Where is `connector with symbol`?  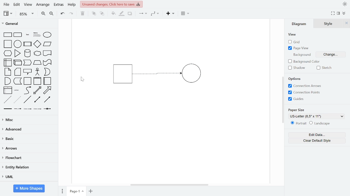 connector with symbol is located at coordinates (48, 108).